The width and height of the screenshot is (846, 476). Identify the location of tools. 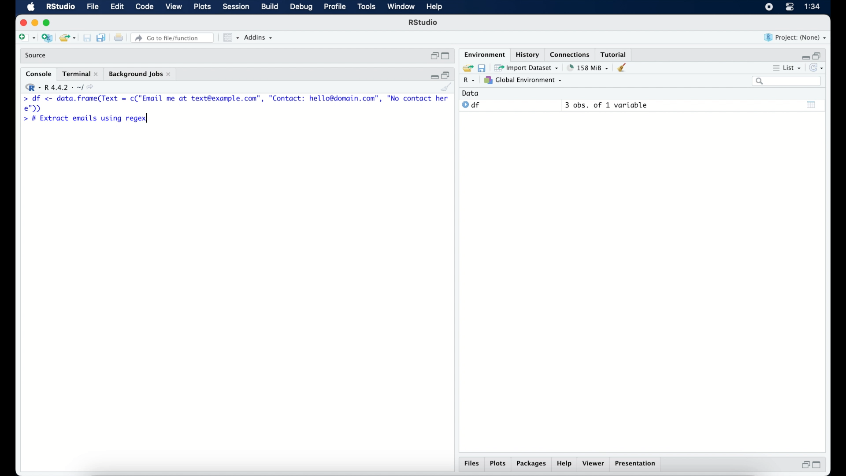
(366, 7).